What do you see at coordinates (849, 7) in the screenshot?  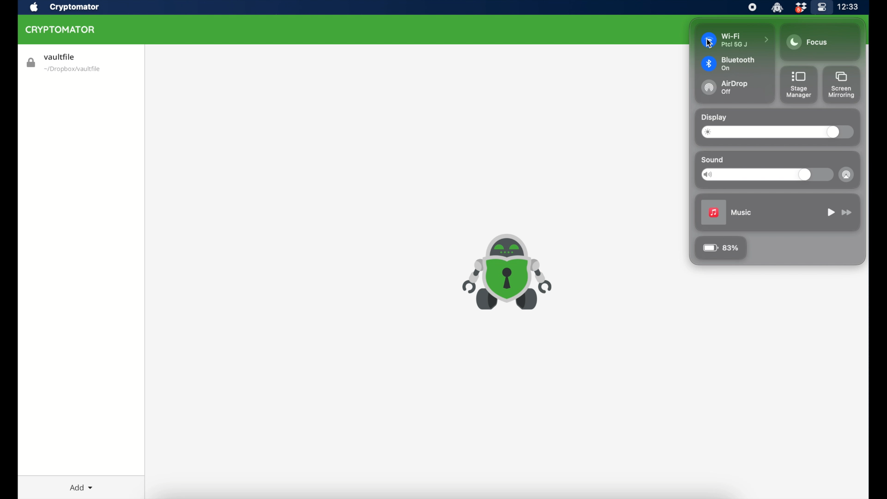 I see `time` at bounding box center [849, 7].